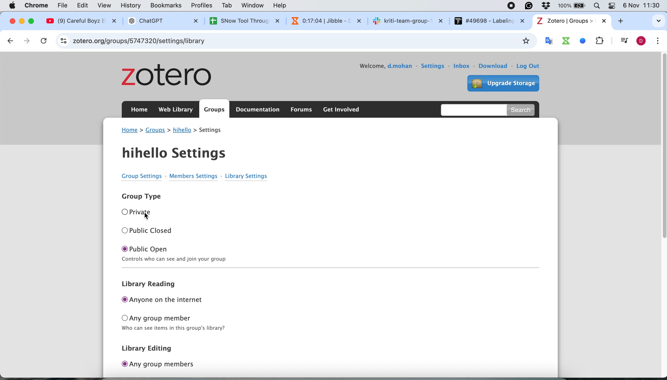 This screenshot has height=380, width=667. What do you see at coordinates (370, 66) in the screenshot?
I see `welcome` at bounding box center [370, 66].